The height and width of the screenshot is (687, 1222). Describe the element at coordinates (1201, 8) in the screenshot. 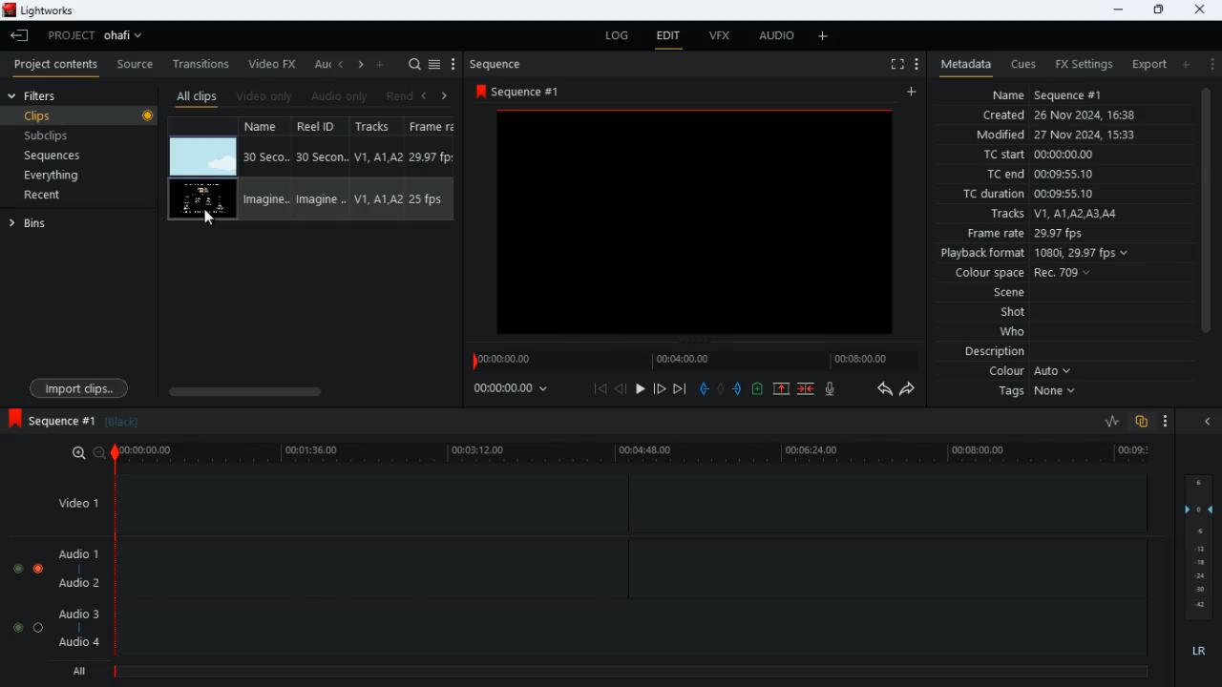

I see `close` at that location.